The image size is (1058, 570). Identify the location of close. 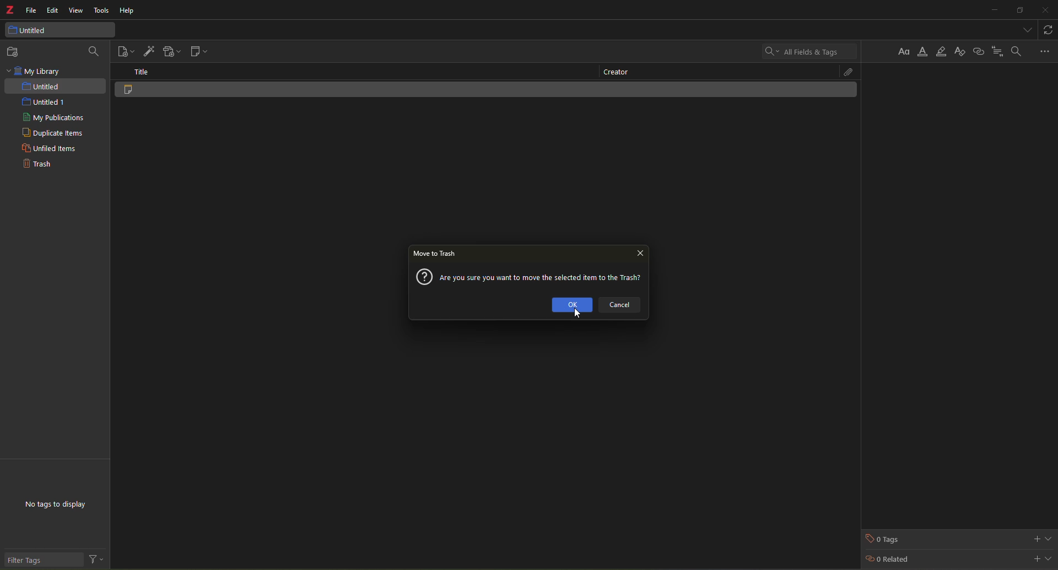
(1045, 10).